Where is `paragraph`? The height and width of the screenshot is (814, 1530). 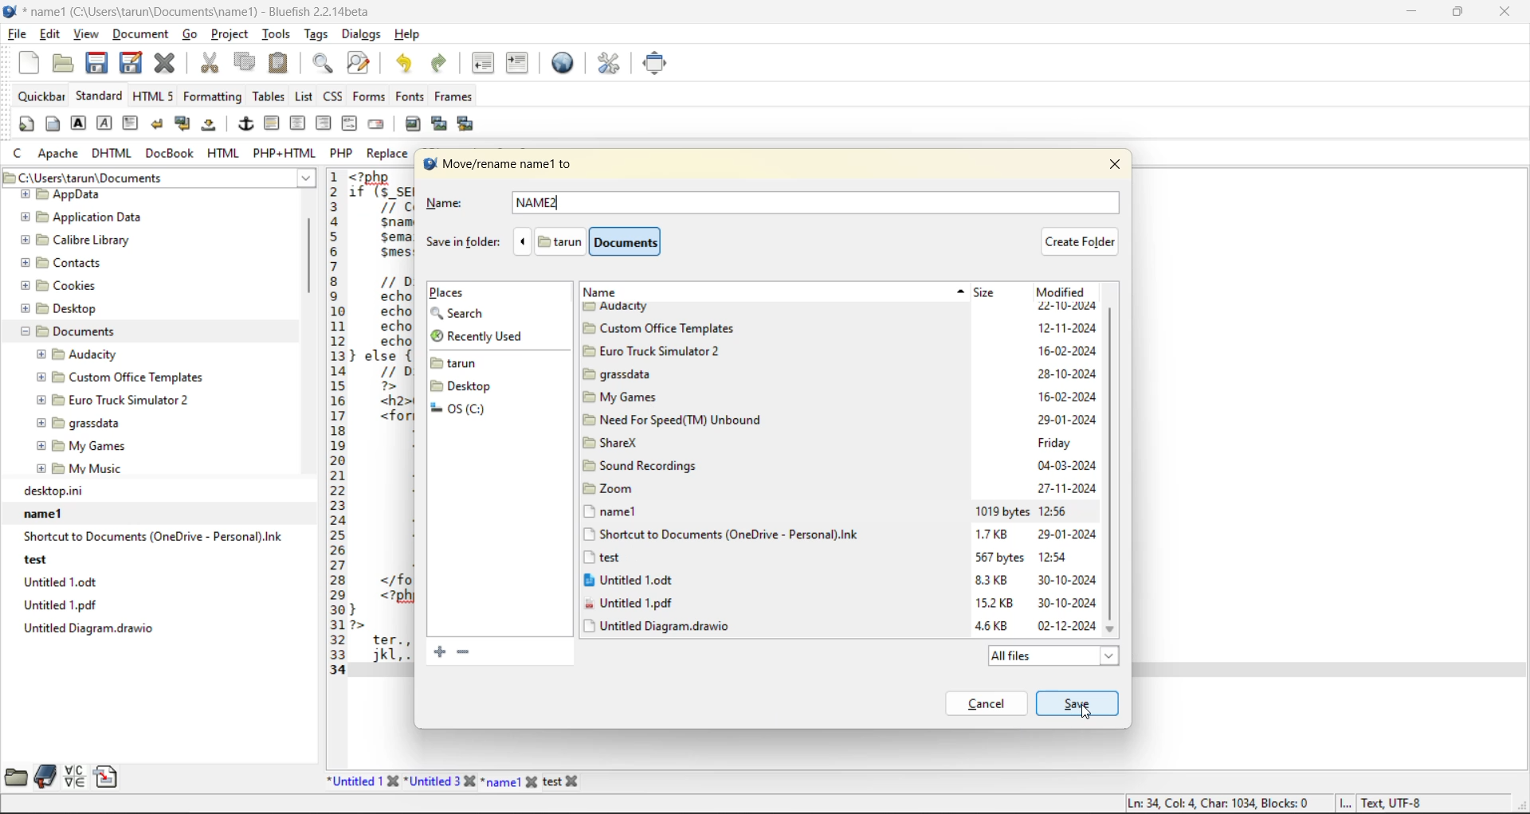
paragraph is located at coordinates (132, 123).